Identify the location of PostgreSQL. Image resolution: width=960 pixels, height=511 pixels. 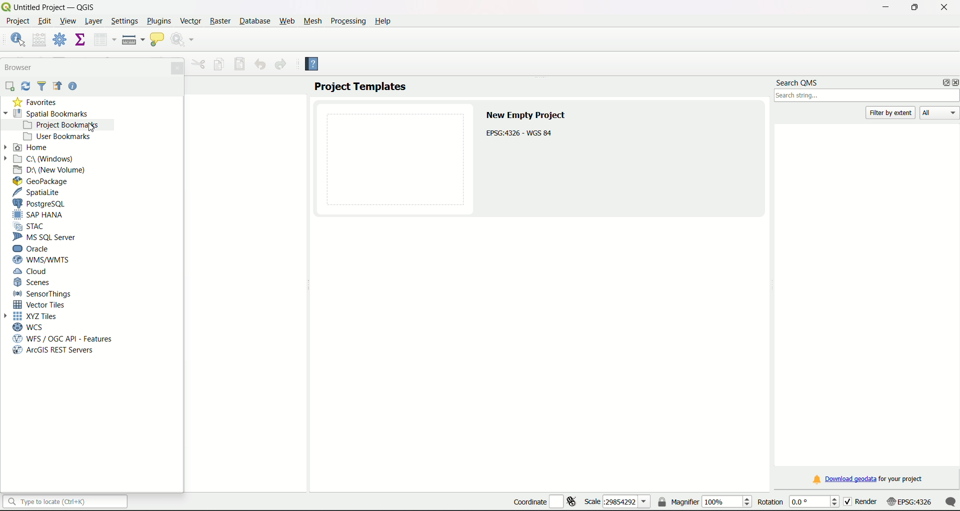
(45, 203).